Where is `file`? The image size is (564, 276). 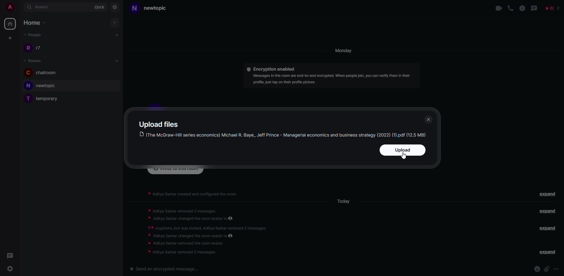 file is located at coordinates (283, 134).